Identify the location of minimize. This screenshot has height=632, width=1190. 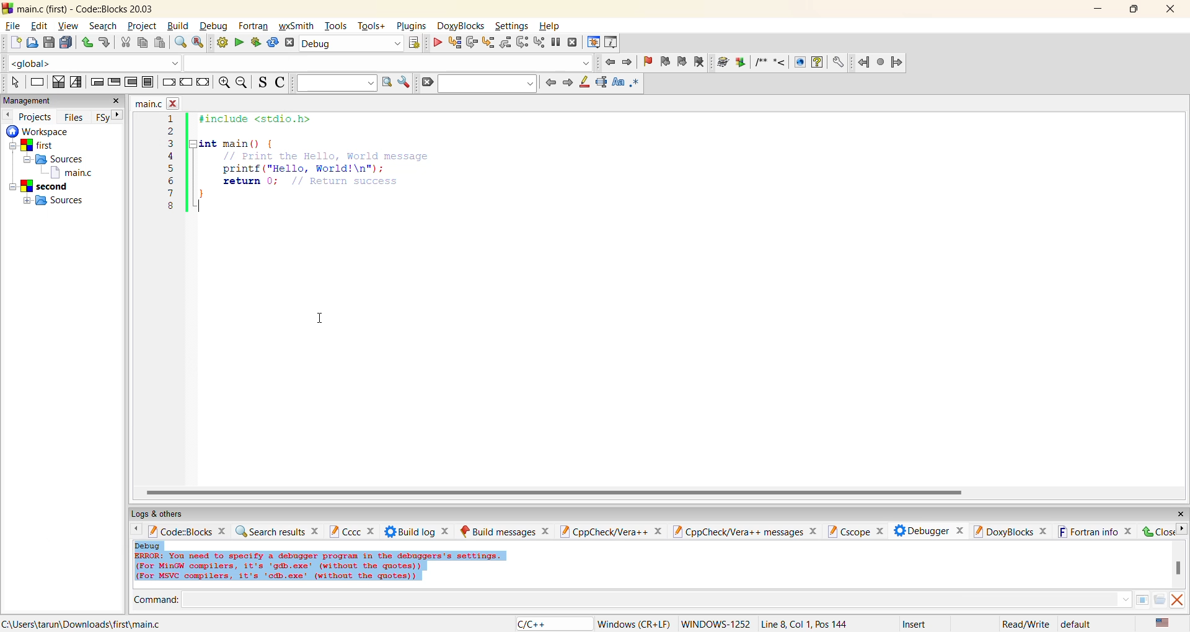
(1100, 9).